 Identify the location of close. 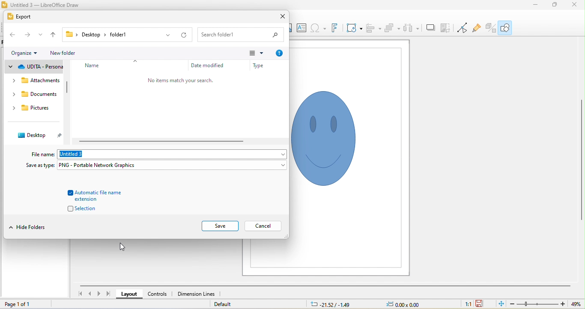
(574, 6).